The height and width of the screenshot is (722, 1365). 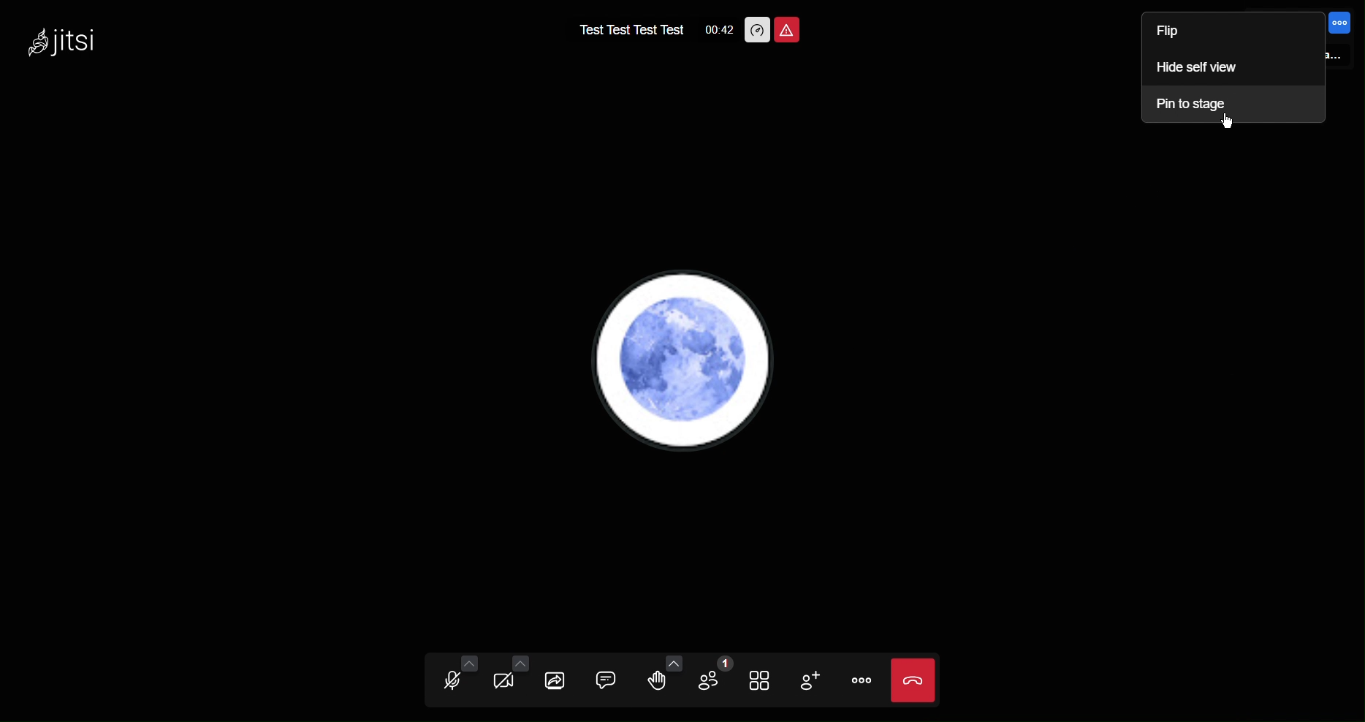 What do you see at coordinates (506, 680) in the screenshot?
I see `Video` at bounding box center [506, 680].